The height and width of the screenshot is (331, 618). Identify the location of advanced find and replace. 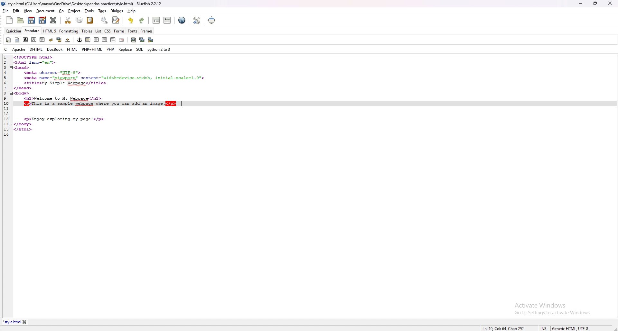
(116, 20).